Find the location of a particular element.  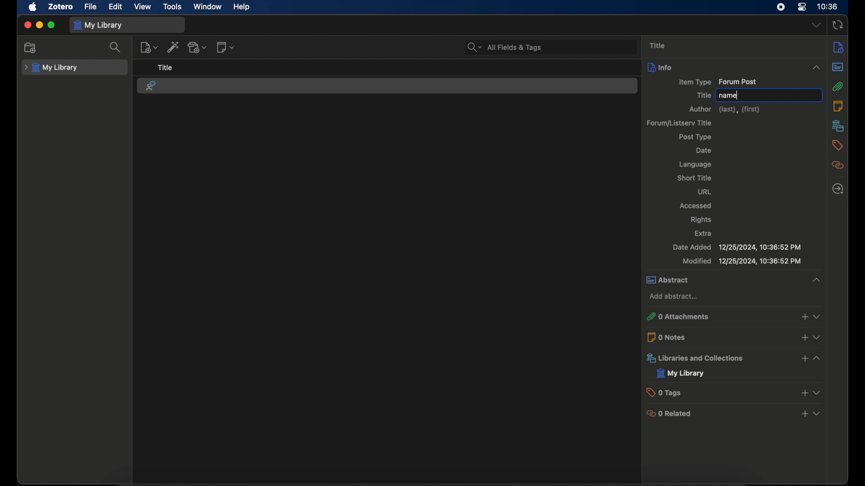

libraries and collections is located at coordinates (733, 358).